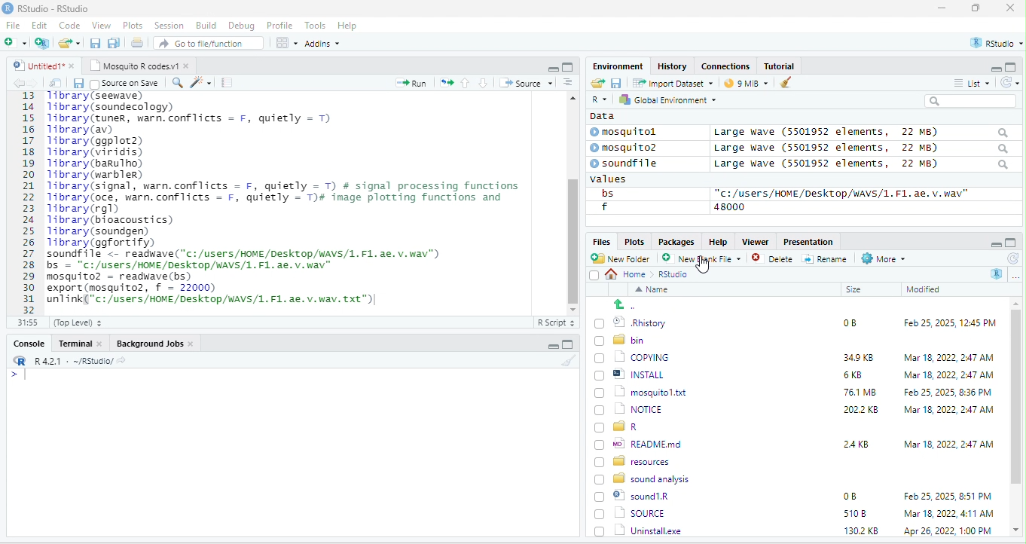 This screenshot has width=1026, height=544. Describe the element at coordinates (639, 513) in the screenshot. I see `| SOURCE` at that location.